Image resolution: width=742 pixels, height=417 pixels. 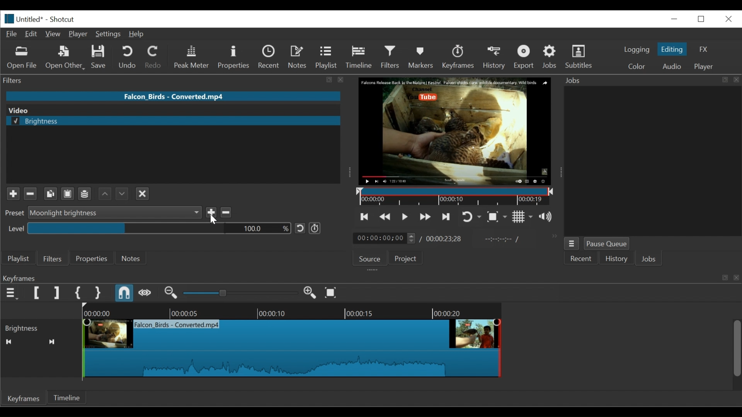 I want to click on Player, so click(x=704, y=66).